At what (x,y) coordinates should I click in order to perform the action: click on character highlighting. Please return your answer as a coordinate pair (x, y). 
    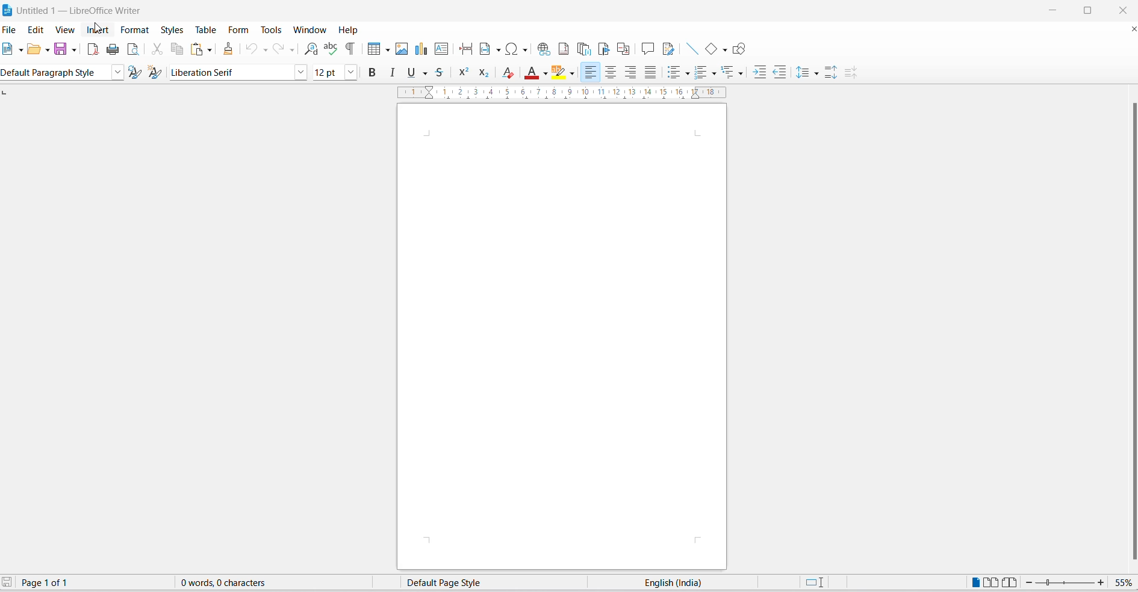
    Looking at the image, I should click on (560, 74).